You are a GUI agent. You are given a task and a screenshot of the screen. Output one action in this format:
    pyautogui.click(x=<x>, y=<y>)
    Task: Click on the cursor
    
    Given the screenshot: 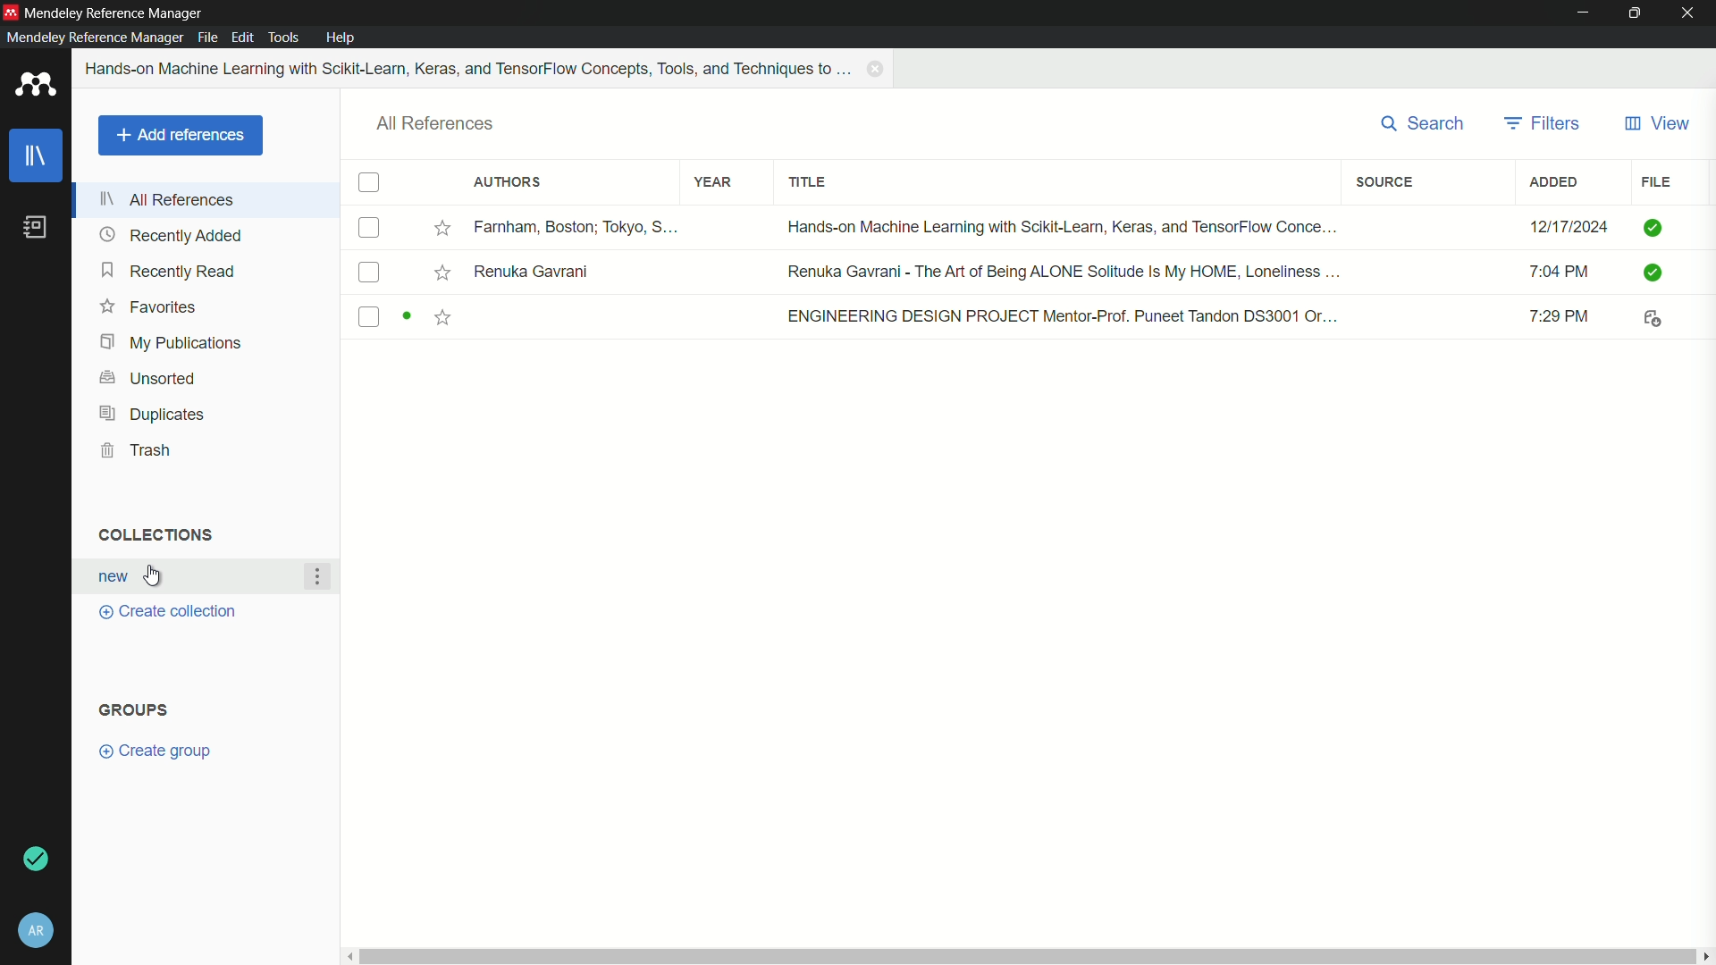 What is the action you would take?
    pyautogui.click(x=155, y=577)
    